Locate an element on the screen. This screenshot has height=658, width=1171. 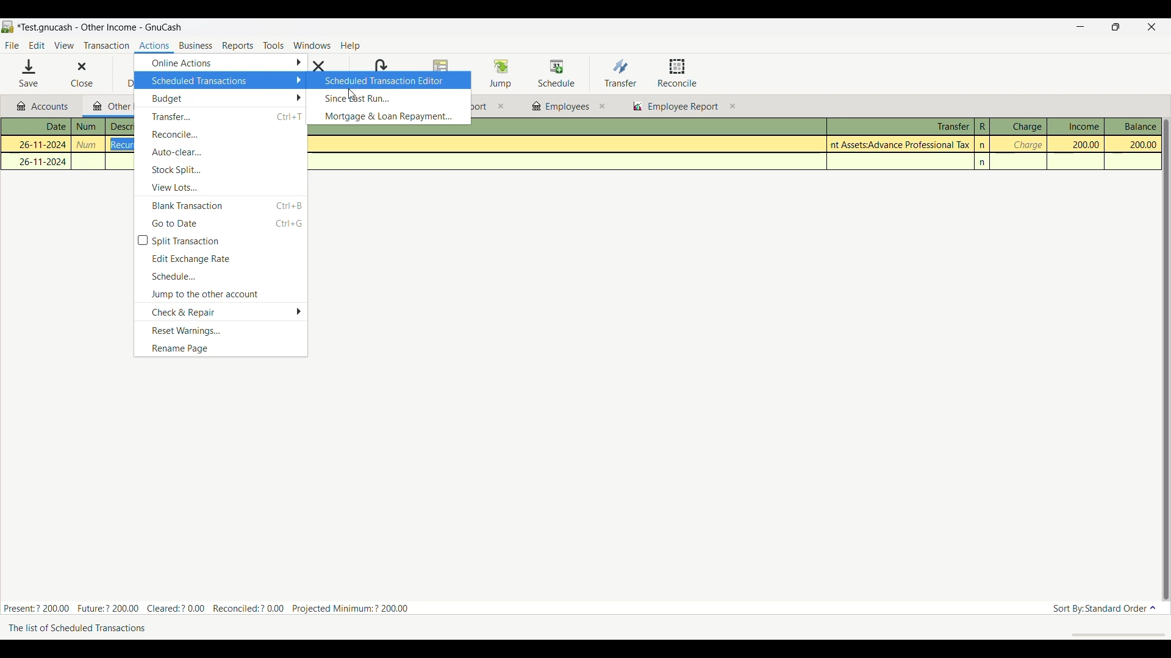
Tools menu is located at coordinates (273, 46).